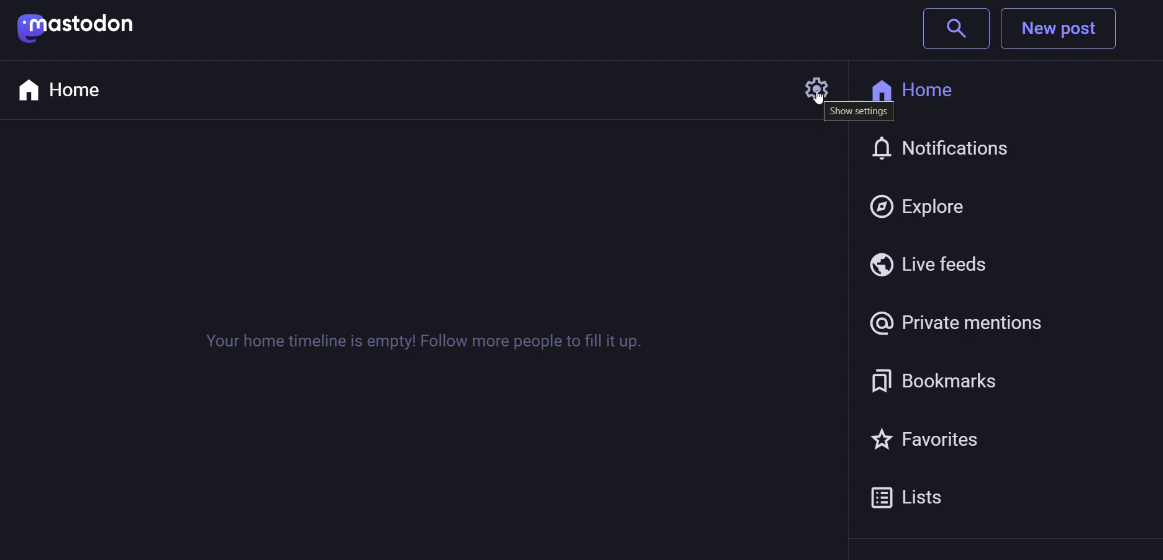 This screenshot has height=560, width=1163. I want to click on Live feedS, so click(928, 263).